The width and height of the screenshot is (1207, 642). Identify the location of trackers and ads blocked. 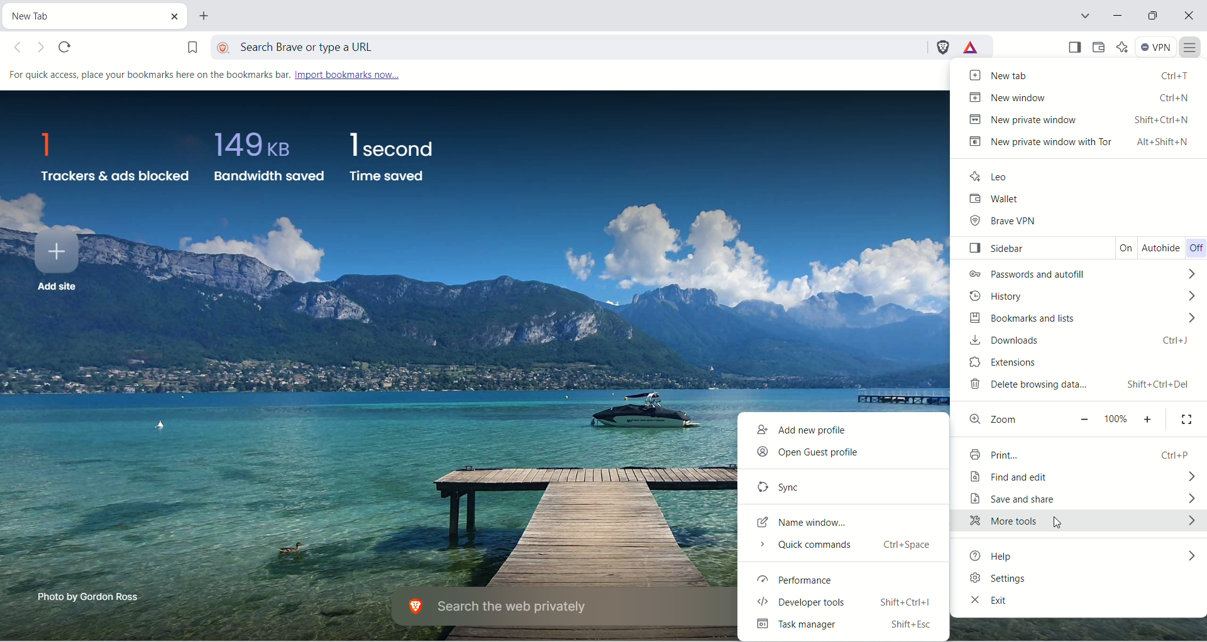
(114, 160).